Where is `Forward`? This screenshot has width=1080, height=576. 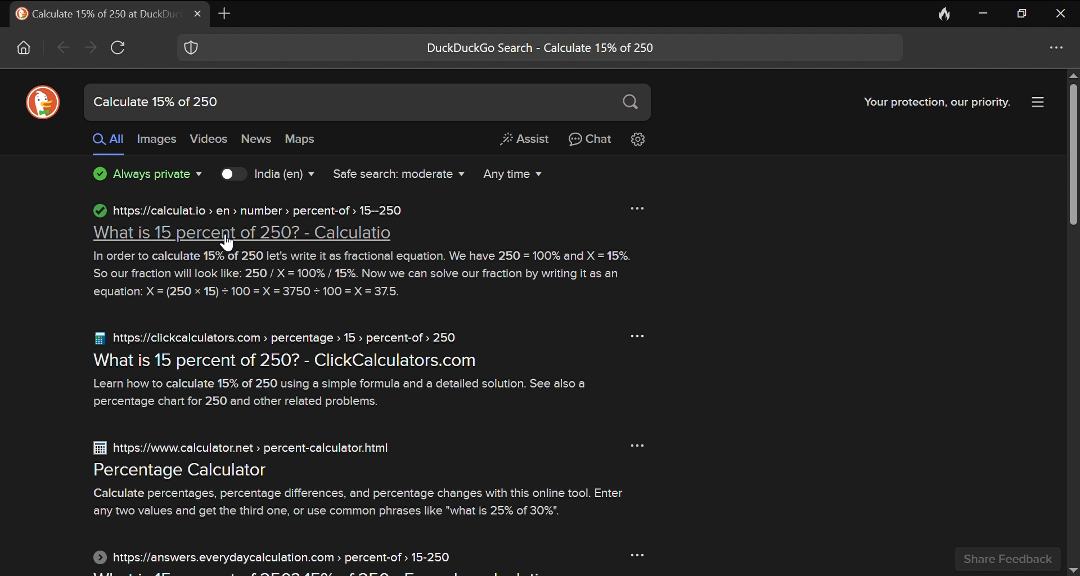
Forward is located at coordinates (91, 47).